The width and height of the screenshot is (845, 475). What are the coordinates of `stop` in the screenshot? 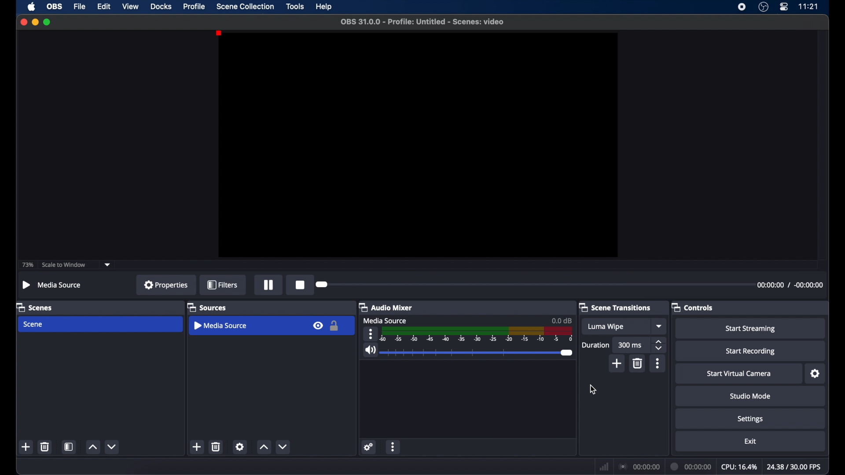 It's located at (301, 285).